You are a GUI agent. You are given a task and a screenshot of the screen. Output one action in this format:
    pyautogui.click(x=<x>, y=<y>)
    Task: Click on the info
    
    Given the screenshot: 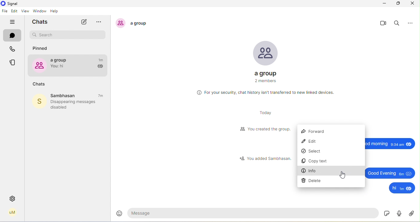 What is the action you would take?
    pyautogui.click(x=310, y=171)
    